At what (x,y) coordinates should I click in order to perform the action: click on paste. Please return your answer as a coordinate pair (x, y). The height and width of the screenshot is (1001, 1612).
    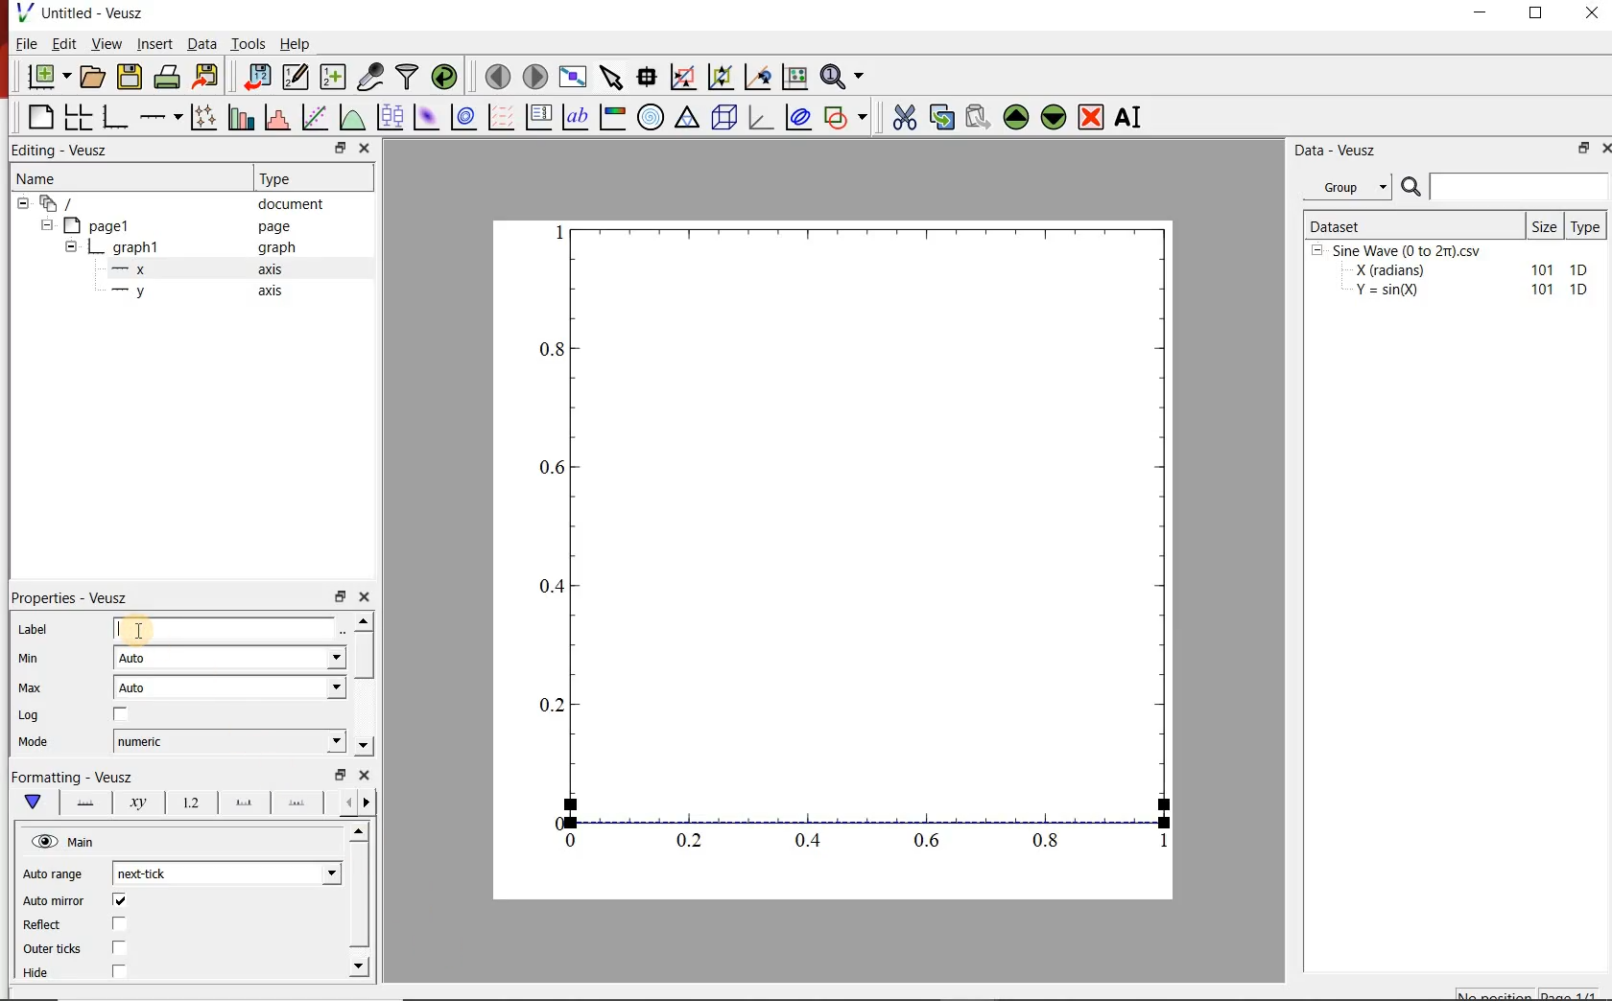
    Looking at the image, I should click on (977, 117).